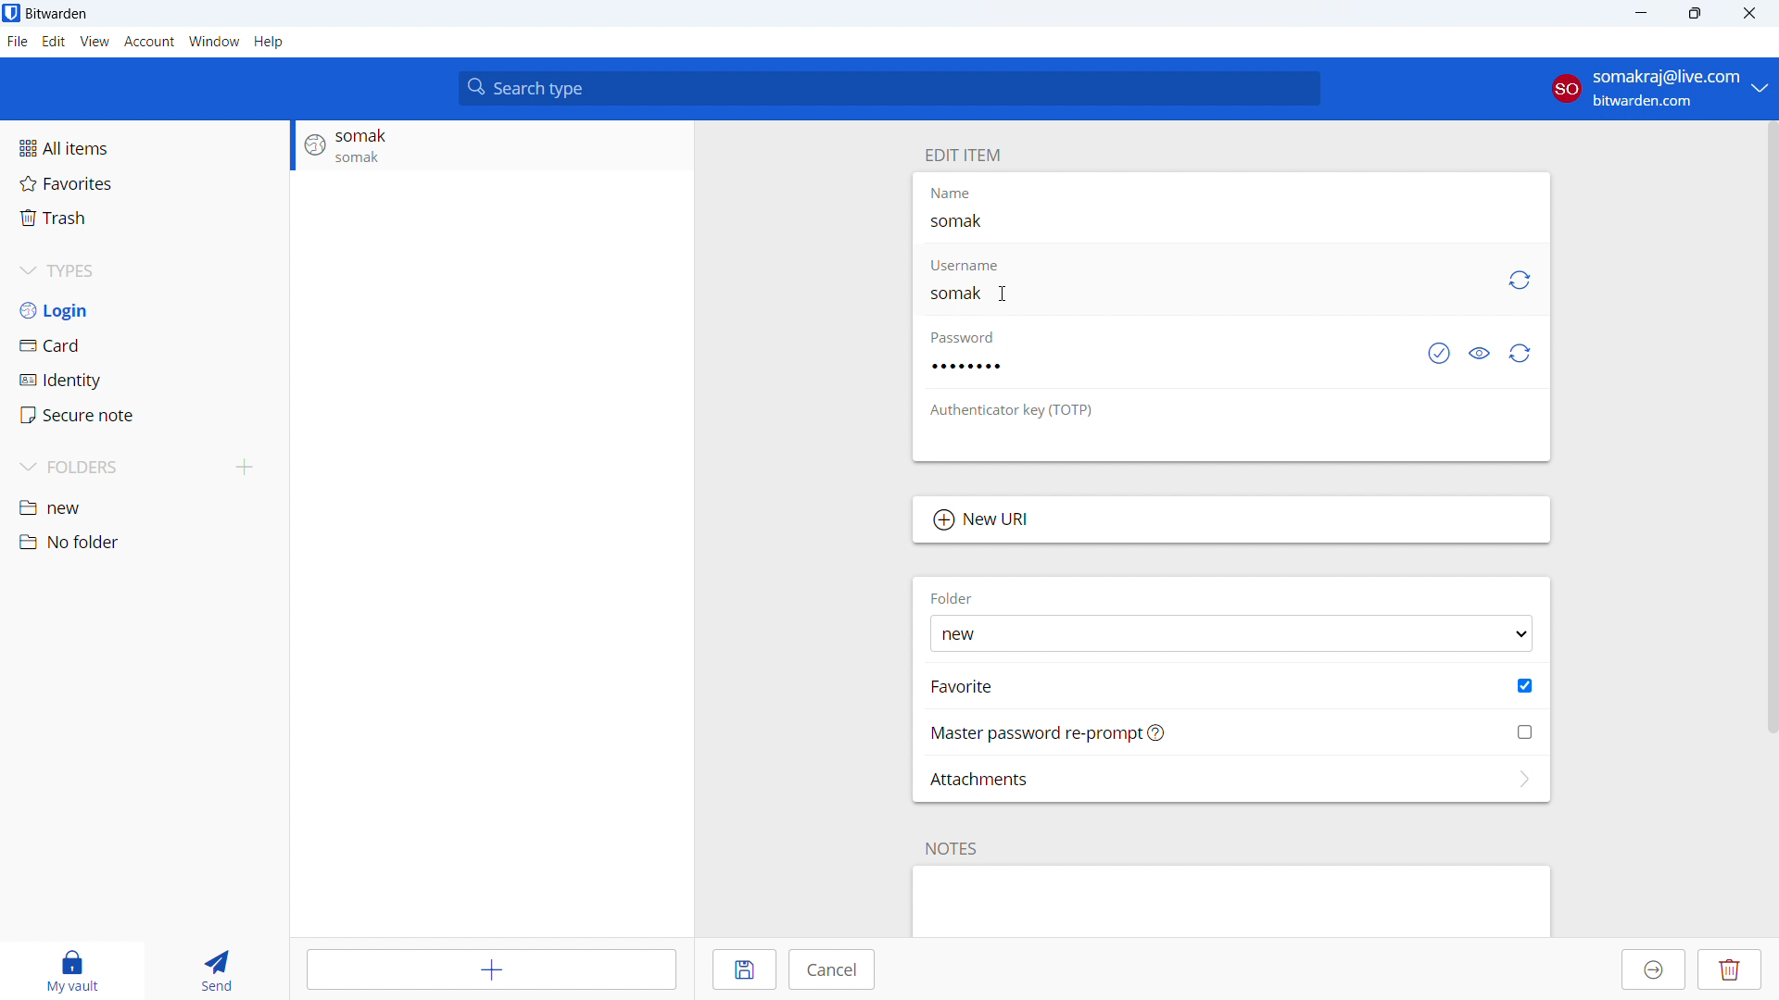 The image size is (1779, 1000). I want to click on delete entry, so click(1732, 969).